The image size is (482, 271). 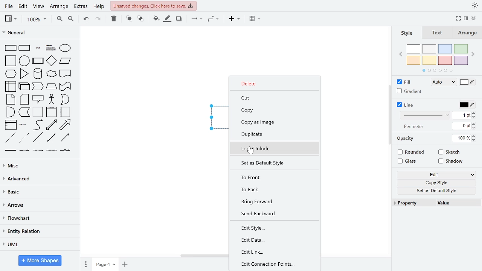 I want to click on rectangle, so click(x=10, y=48).